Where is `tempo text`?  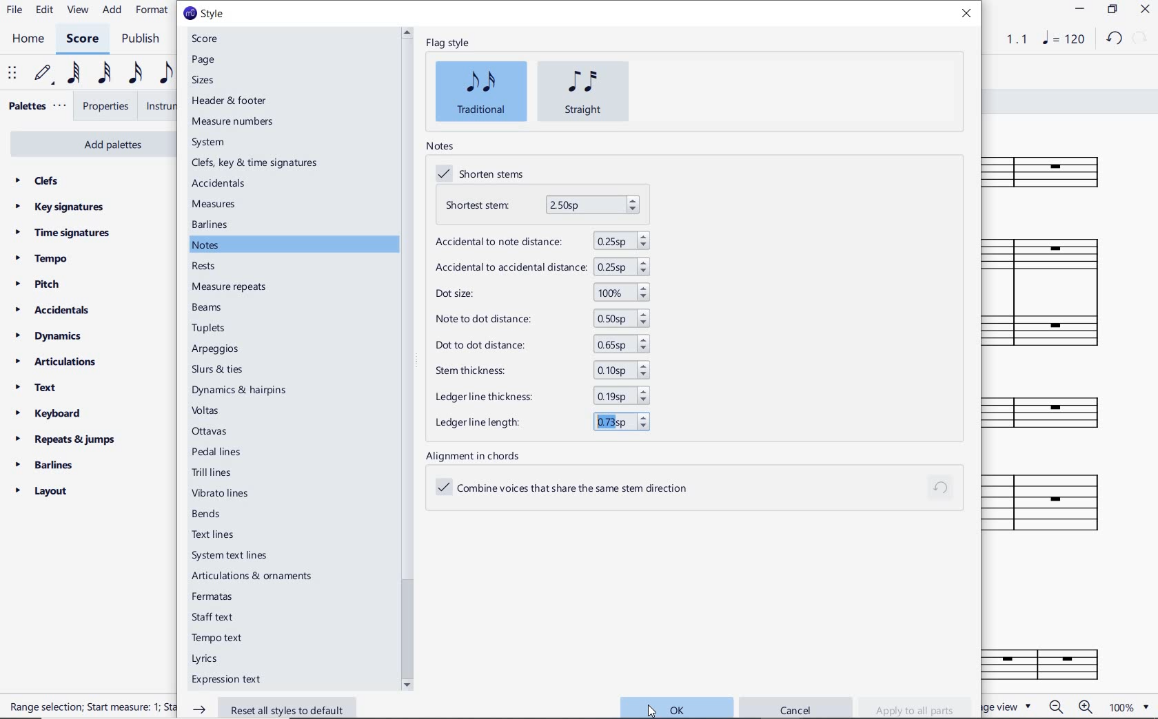 tempo text is located at coordinates (224, 638).